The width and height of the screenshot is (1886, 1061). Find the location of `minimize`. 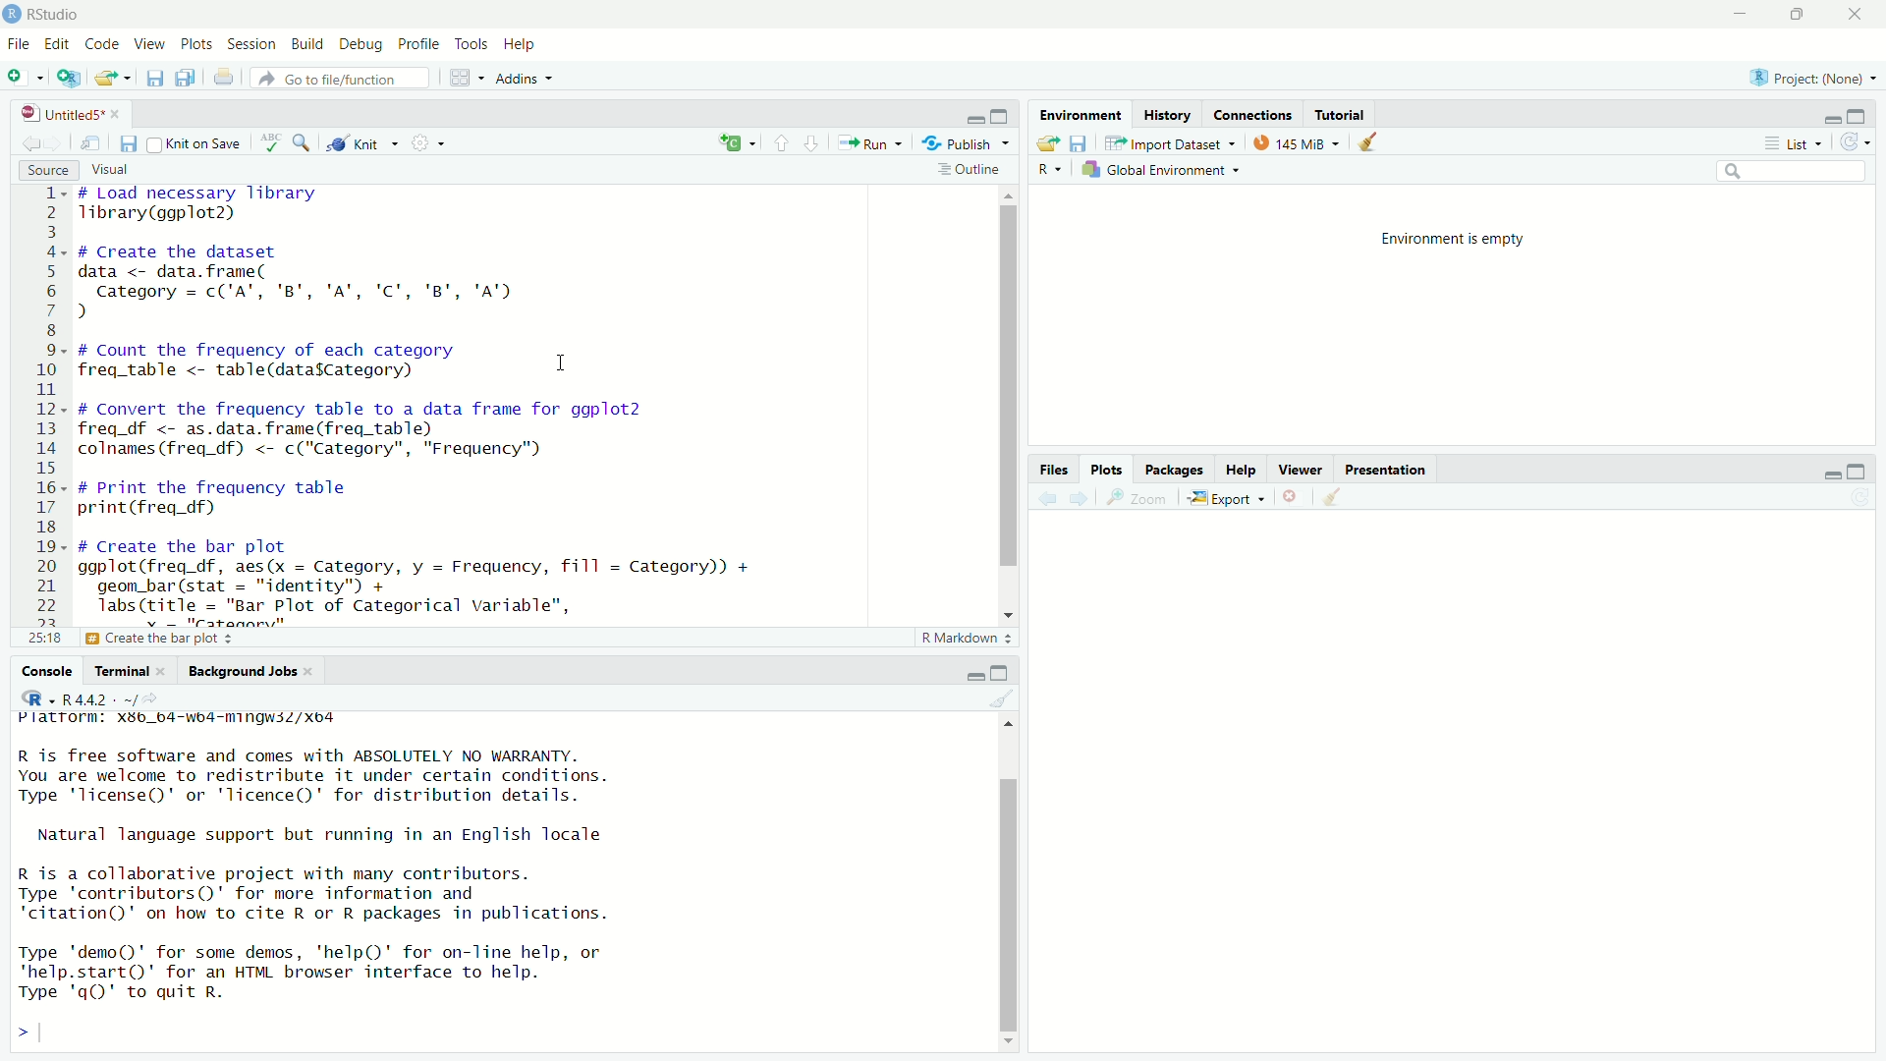

minimize is located at coordinates (1830, 118).